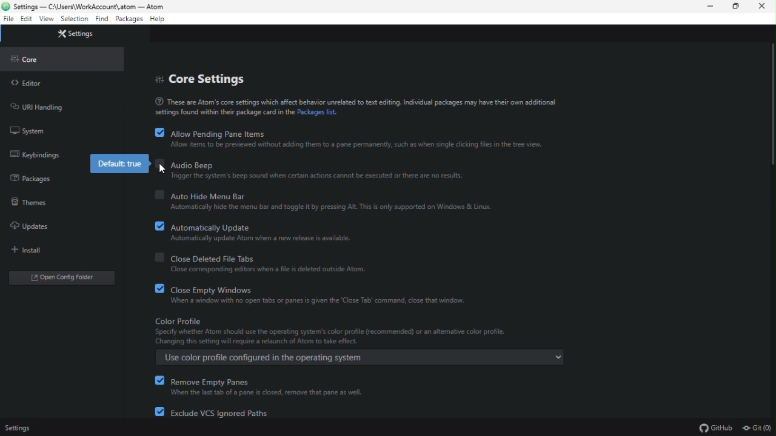 The height and width of the screenshot is (436, 776). What do you see at coordinates (34, 228) in the screenshot?
I see `uploads` at bounding box center [34, 228].